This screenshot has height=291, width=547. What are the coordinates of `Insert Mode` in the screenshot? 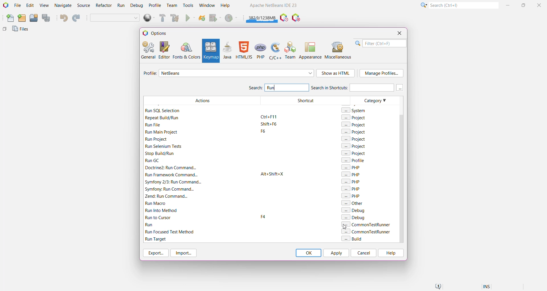 It's located at (487, 287).